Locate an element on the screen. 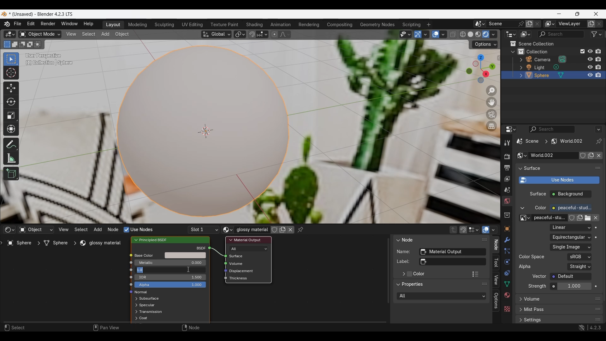 This screenshot has width=606, height=341. Properties is located at coordinates (413, 285).